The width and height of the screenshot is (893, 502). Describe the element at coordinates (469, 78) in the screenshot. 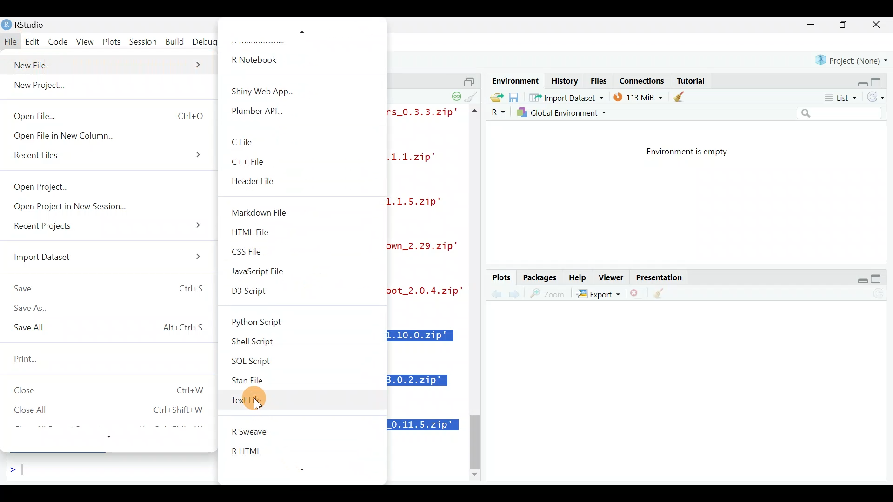

I see `split` at that location.